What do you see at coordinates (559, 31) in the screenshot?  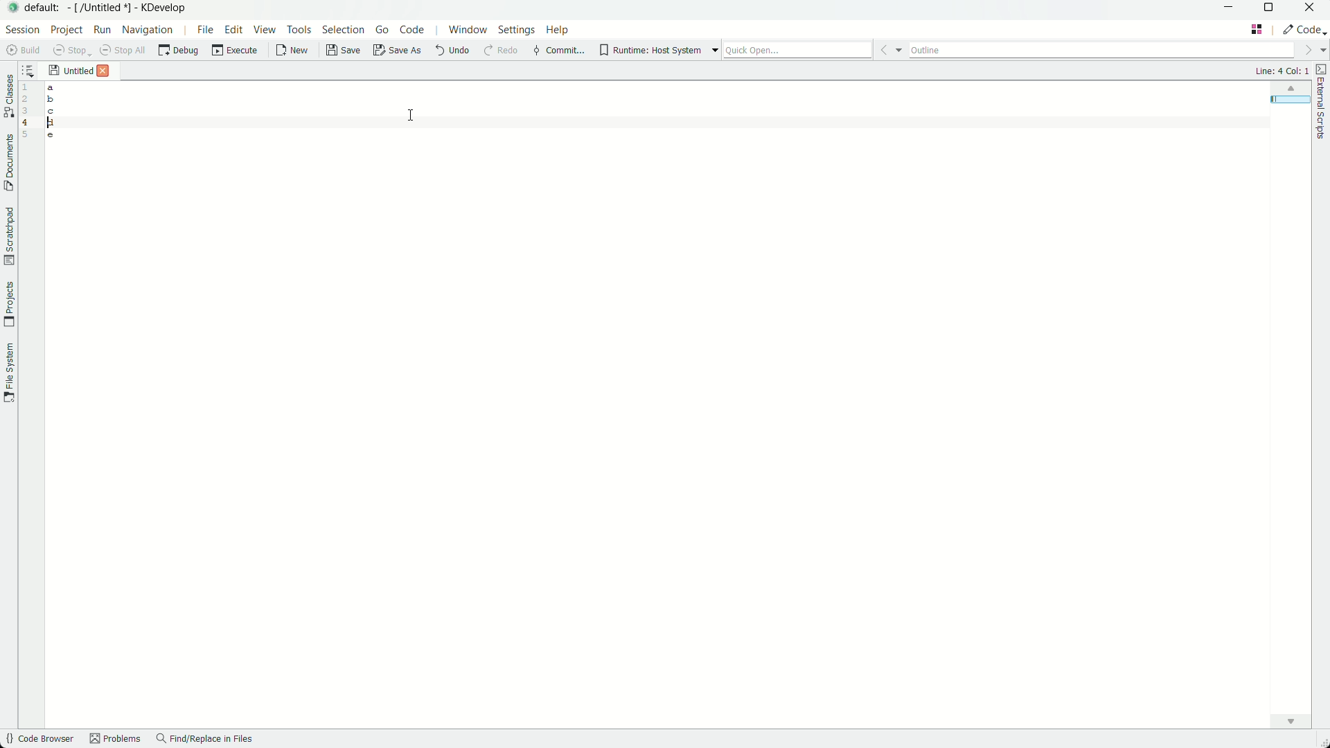 I see `help` at bounding box center [559, 31].